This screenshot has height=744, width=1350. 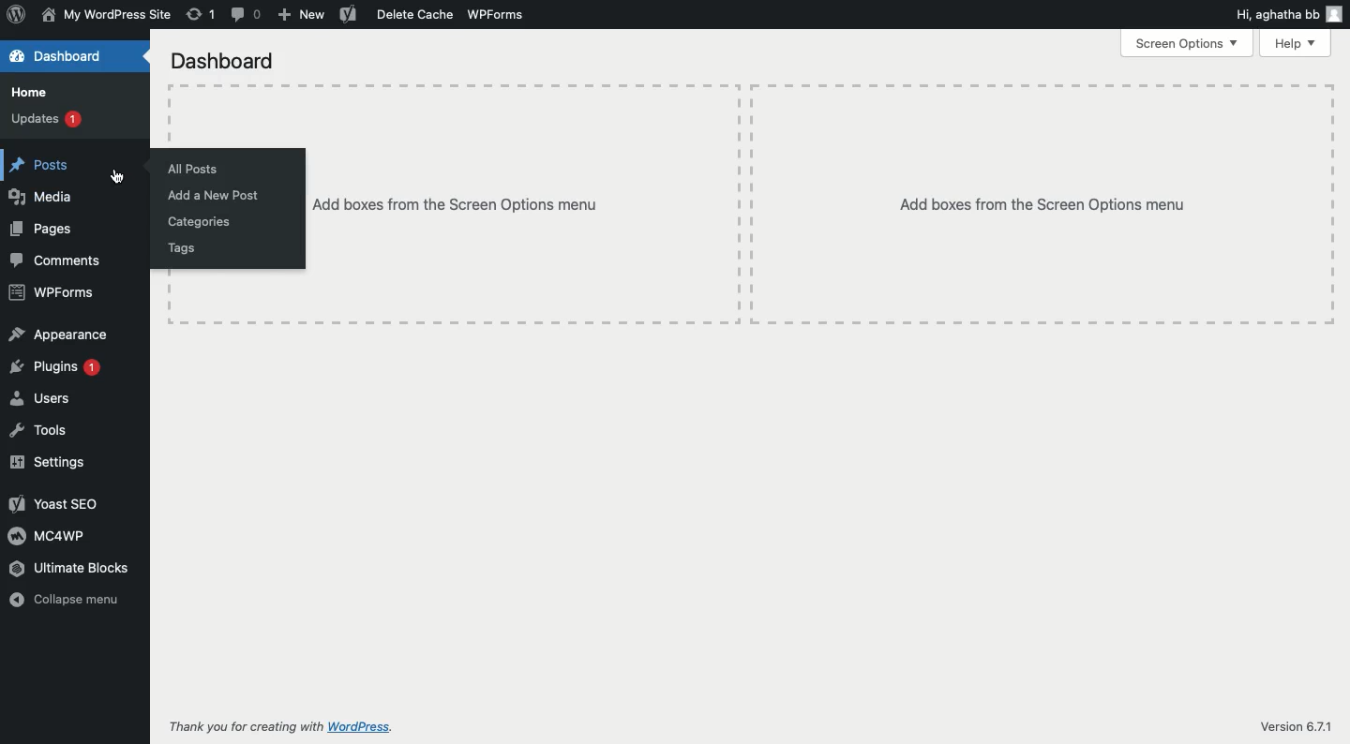 I want to click on Yoast SEO, so click(x=56, y=502).